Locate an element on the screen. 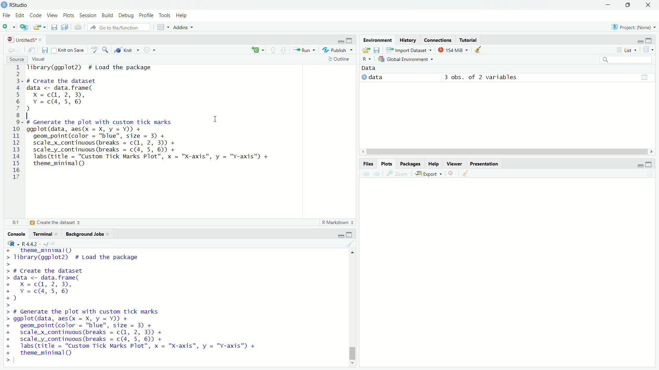 The width and height of the screenshot is (659, 370). maximize is located at coordinates (350, 40).